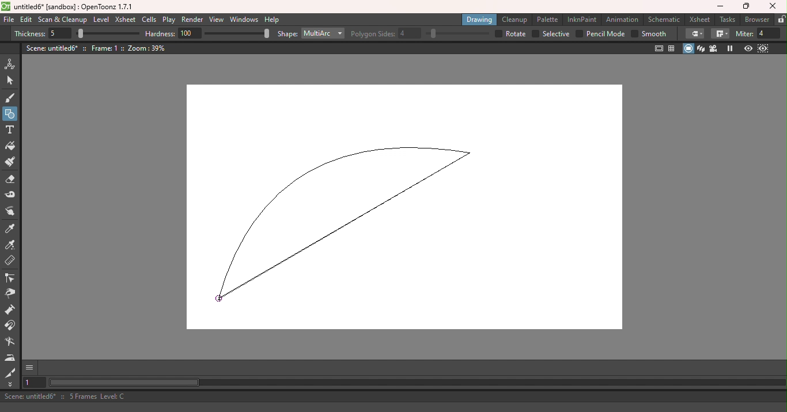 The height and width of the screenshot is (412, 787). Describe the element at coordinates (11, 130) in the screenshot. I see `Type tool` at that location.